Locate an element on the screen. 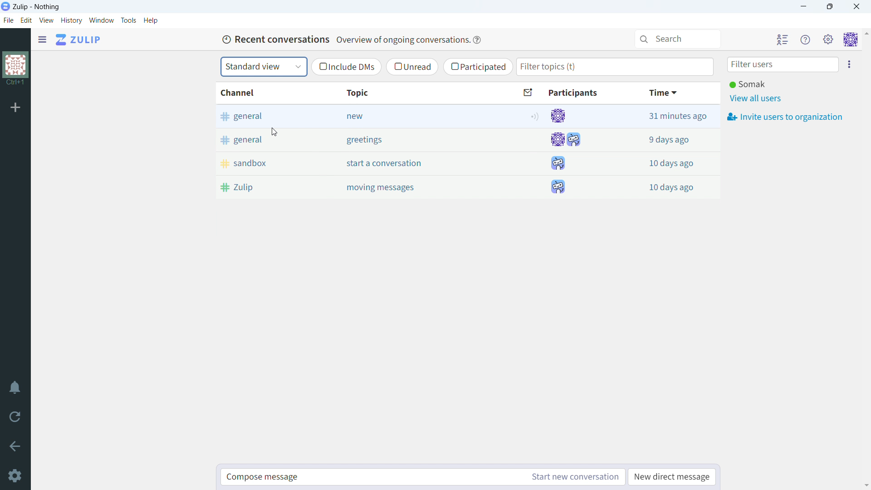 The width and height of the screenshot is (871, 490). logo is located at coordinates (5, 6).